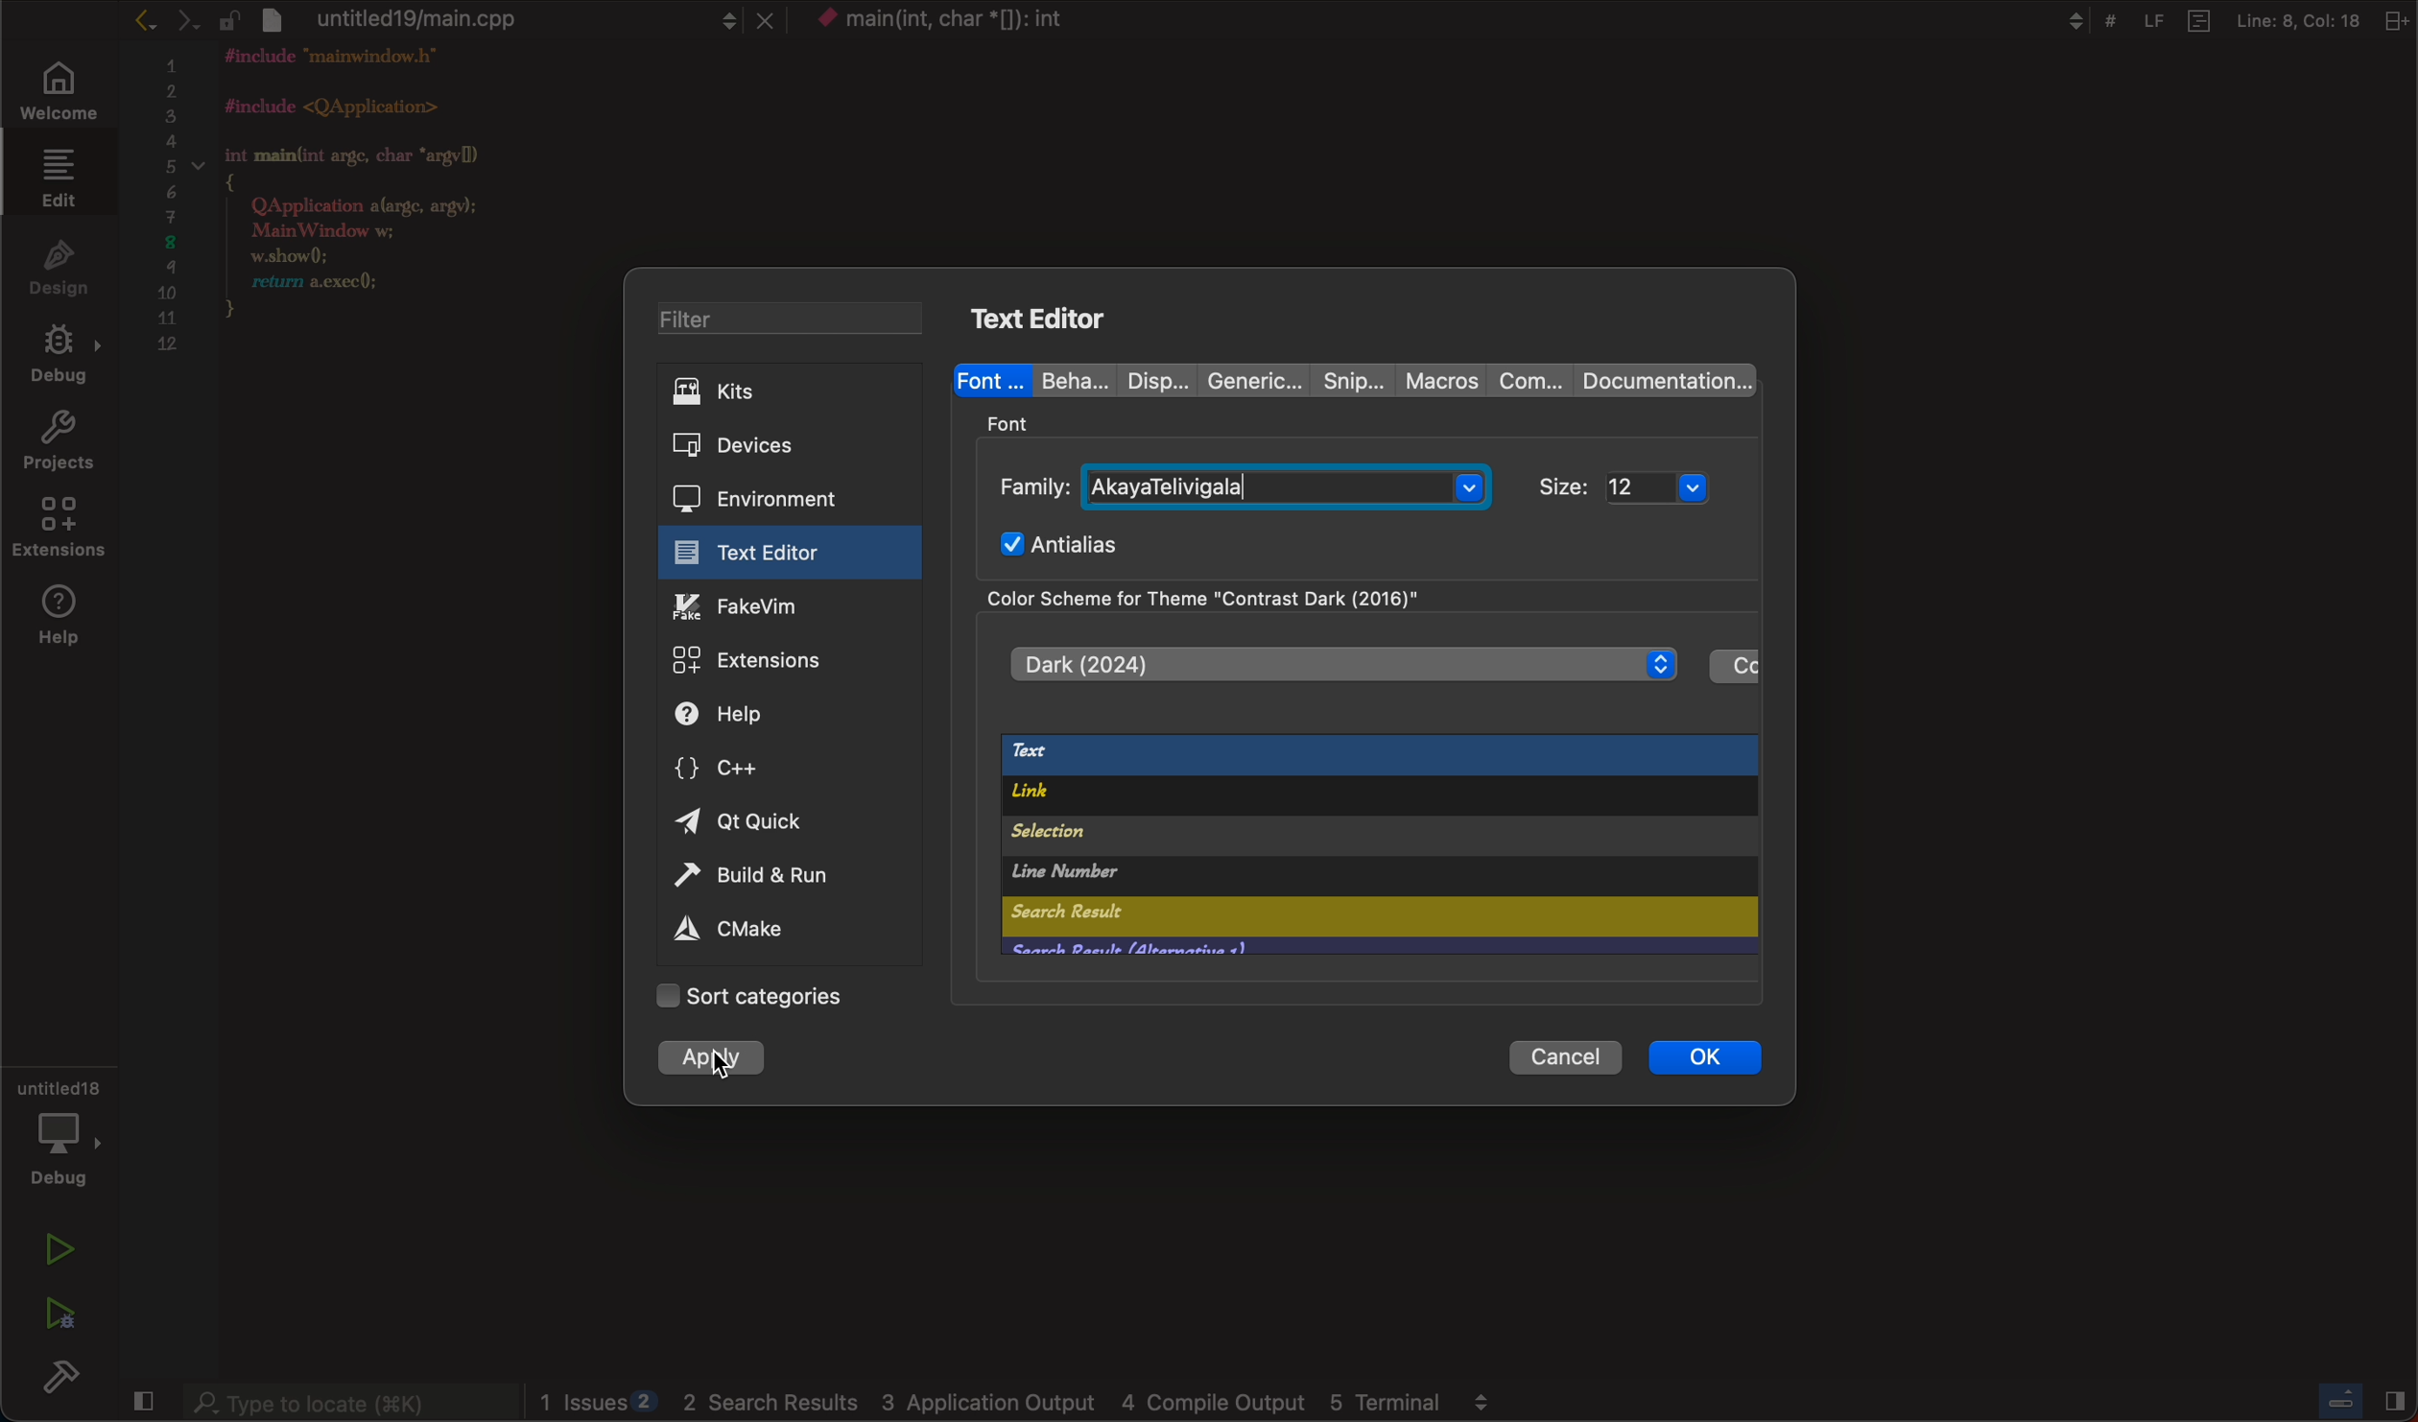  What do you see at coordinates (1014, 421) in the screenshot?
I see `font` at bounding box center [1014, 421].